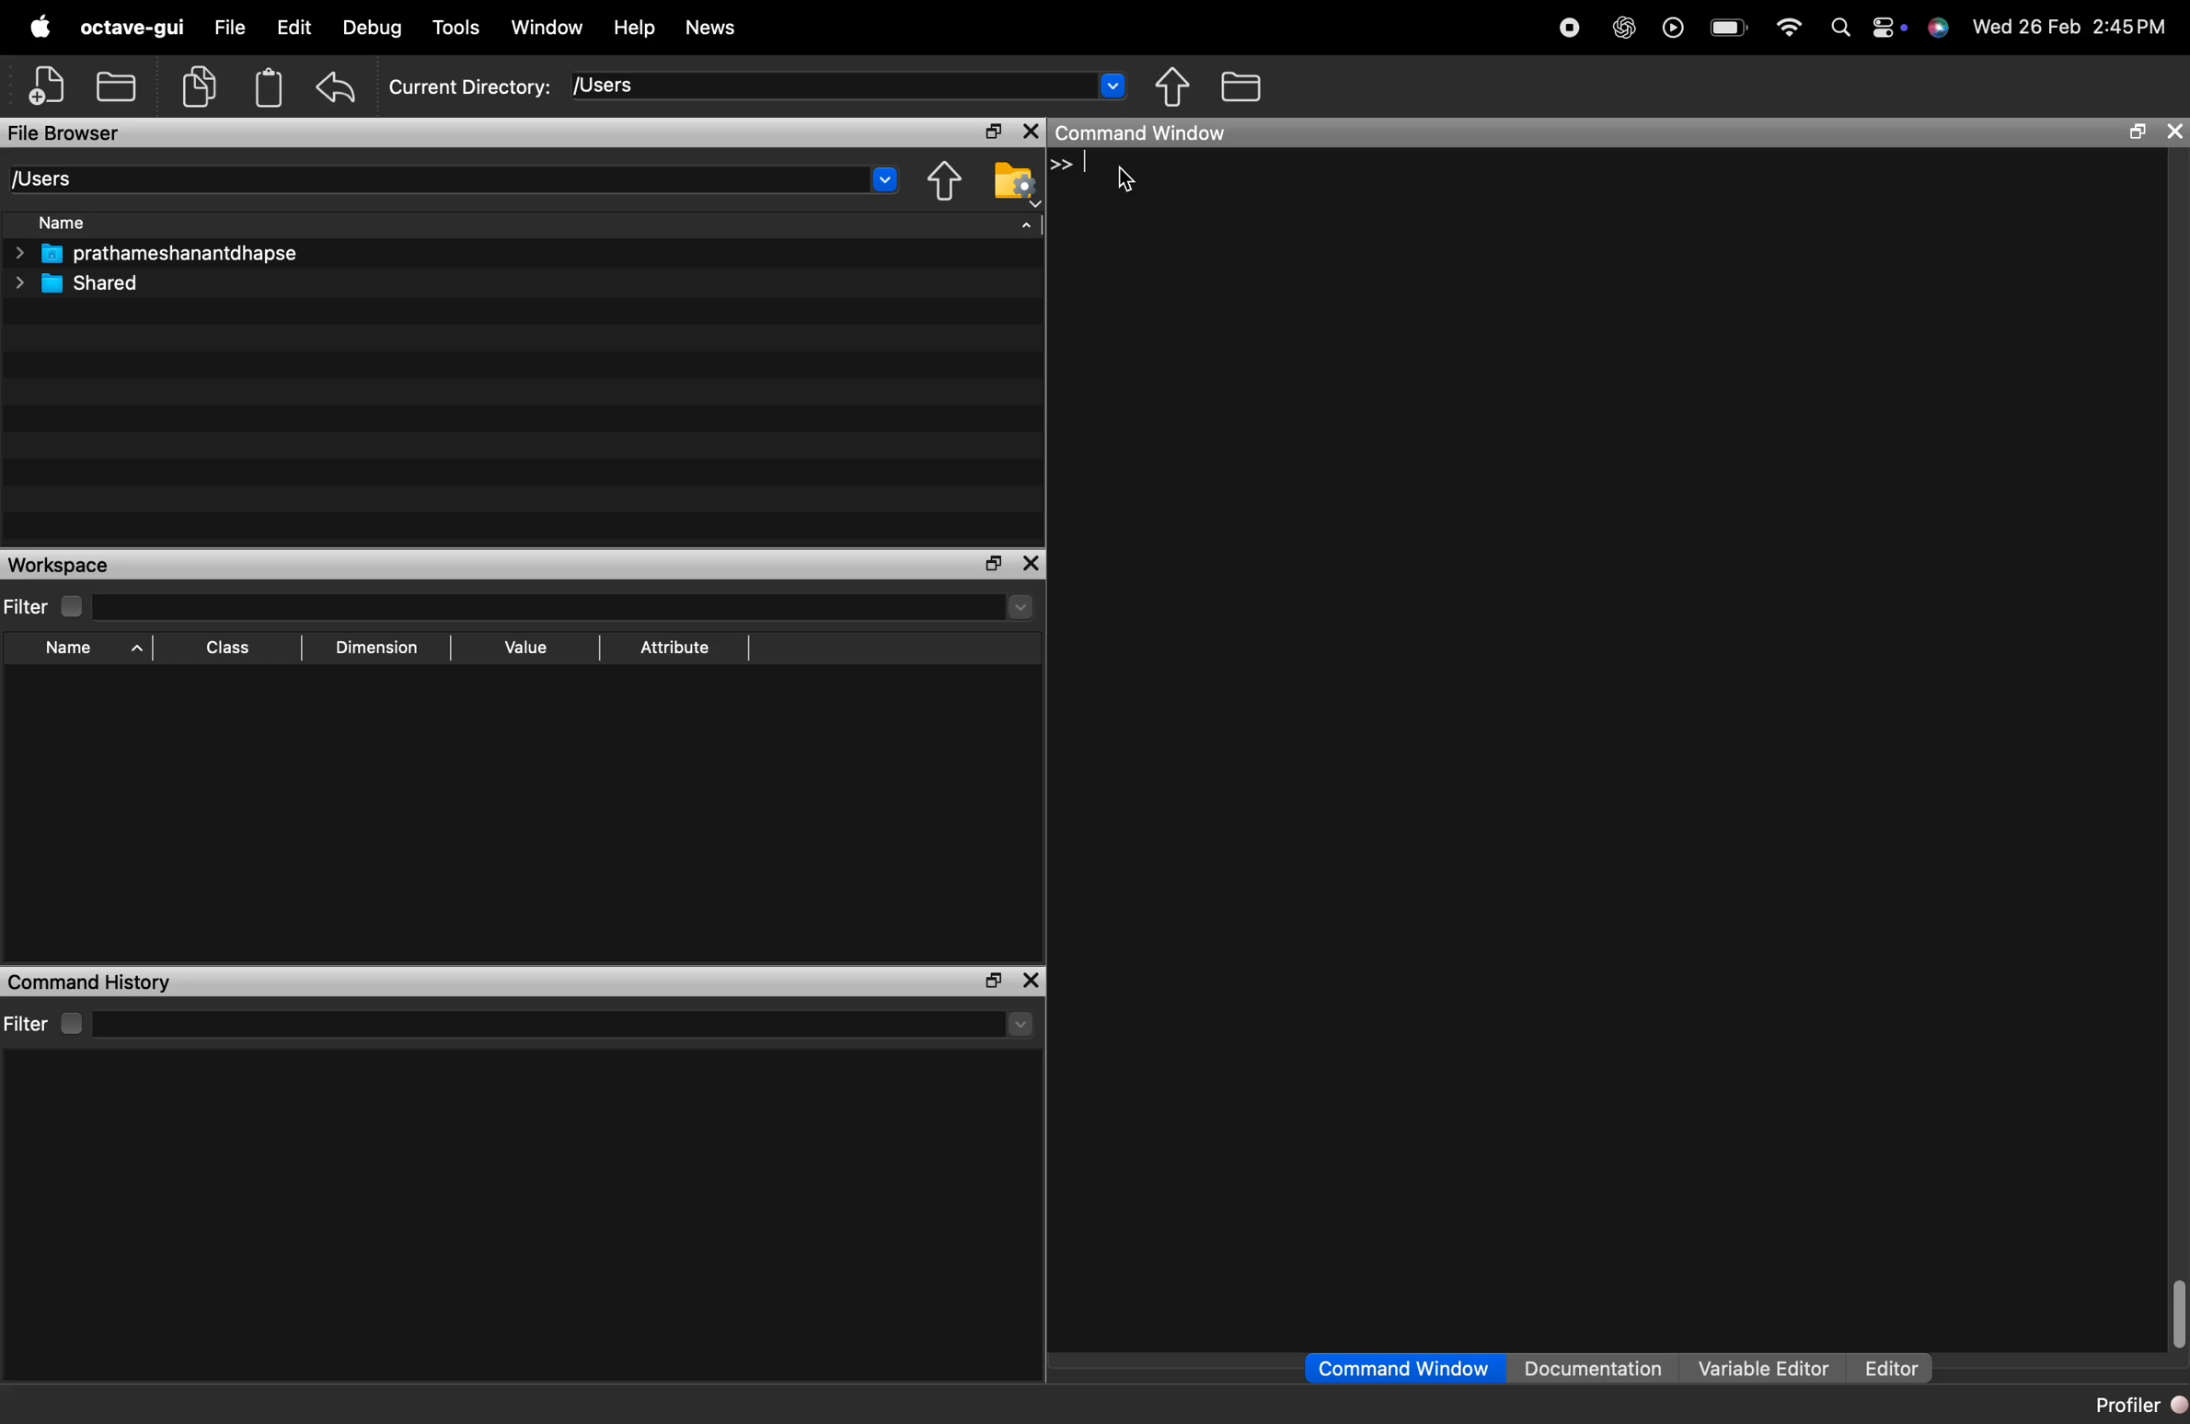  I want to click on Current Directory: [Users, so click(523, 86).